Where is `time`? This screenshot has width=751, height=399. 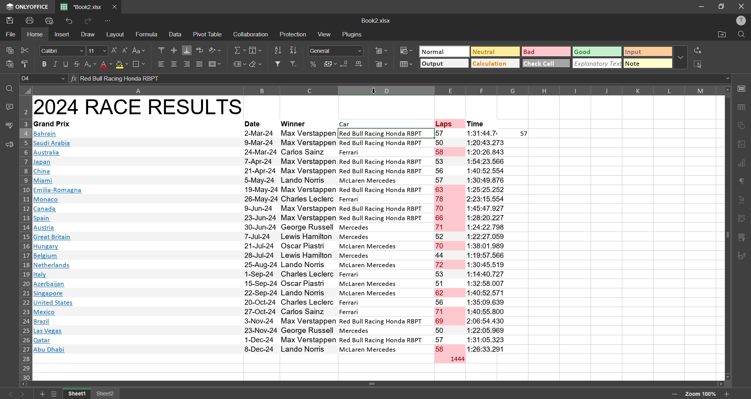 time is located at coordinates (488, 241).